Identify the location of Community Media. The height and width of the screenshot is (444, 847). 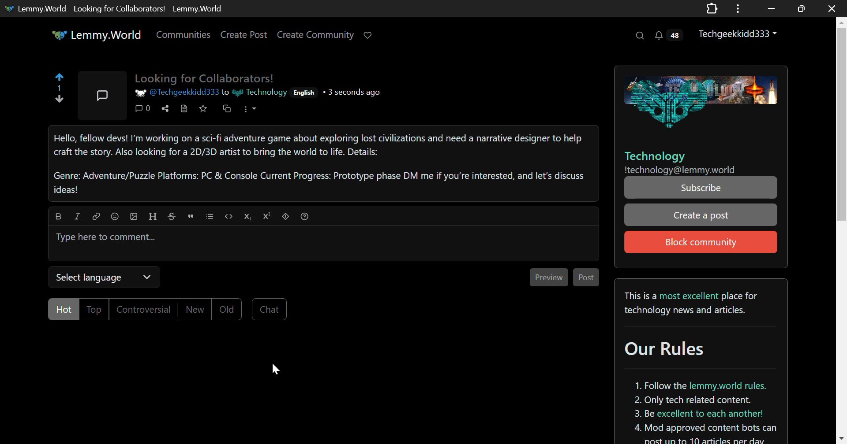
(699, 101).